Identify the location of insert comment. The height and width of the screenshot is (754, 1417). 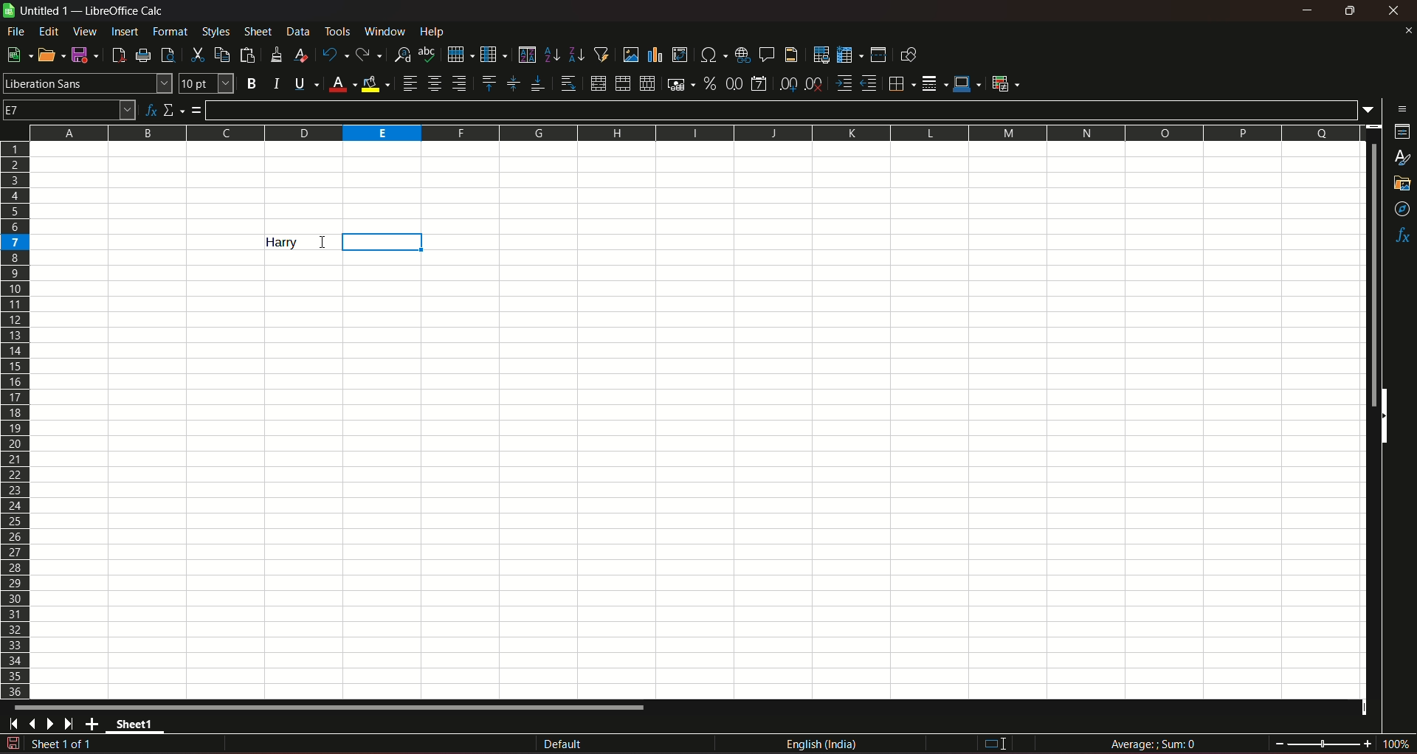
(765, 53).